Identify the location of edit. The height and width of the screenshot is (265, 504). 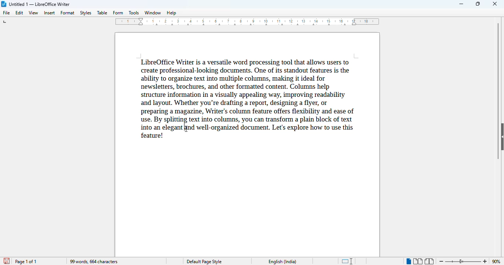
(20, 13).